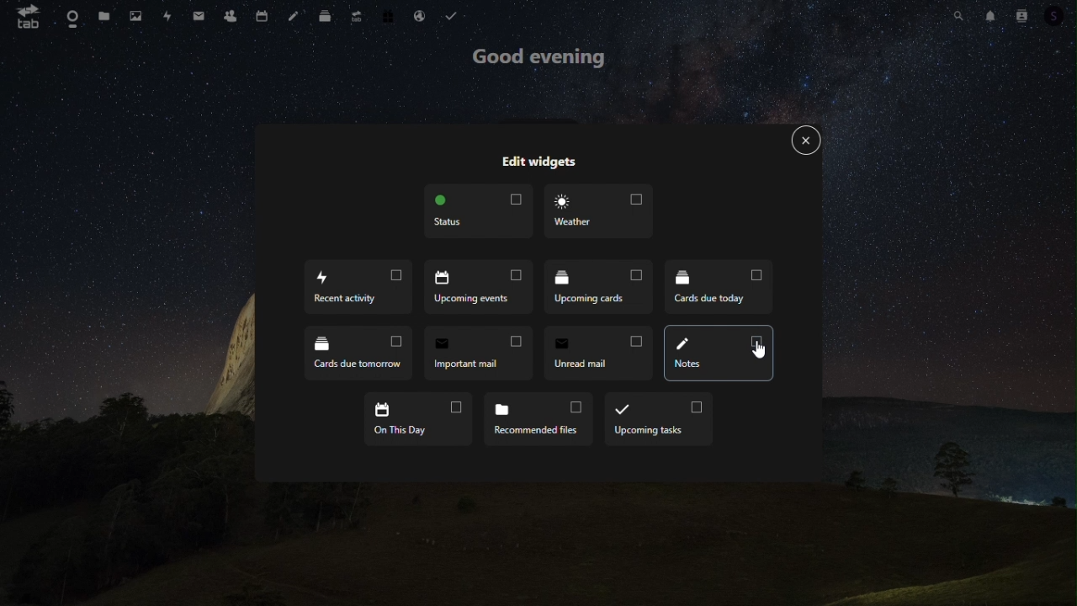  Describe the element at coordinates (652, 420) in the screenshot. I see `upcoming tasks` at that location.